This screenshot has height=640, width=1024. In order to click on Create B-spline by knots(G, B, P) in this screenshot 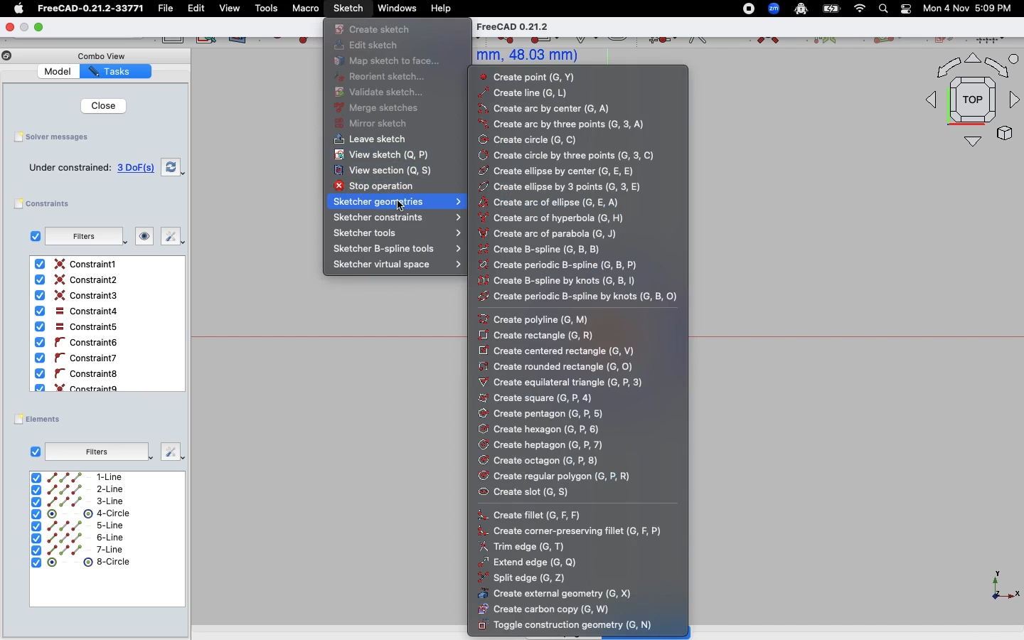, I will do `click(567, 280)`.